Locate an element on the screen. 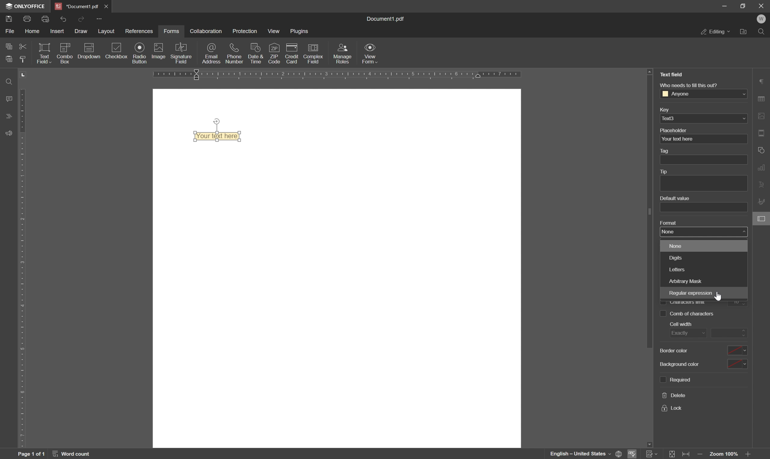 This screenshot has height=459, width=770. date and time is located at coordinates (255, 54).